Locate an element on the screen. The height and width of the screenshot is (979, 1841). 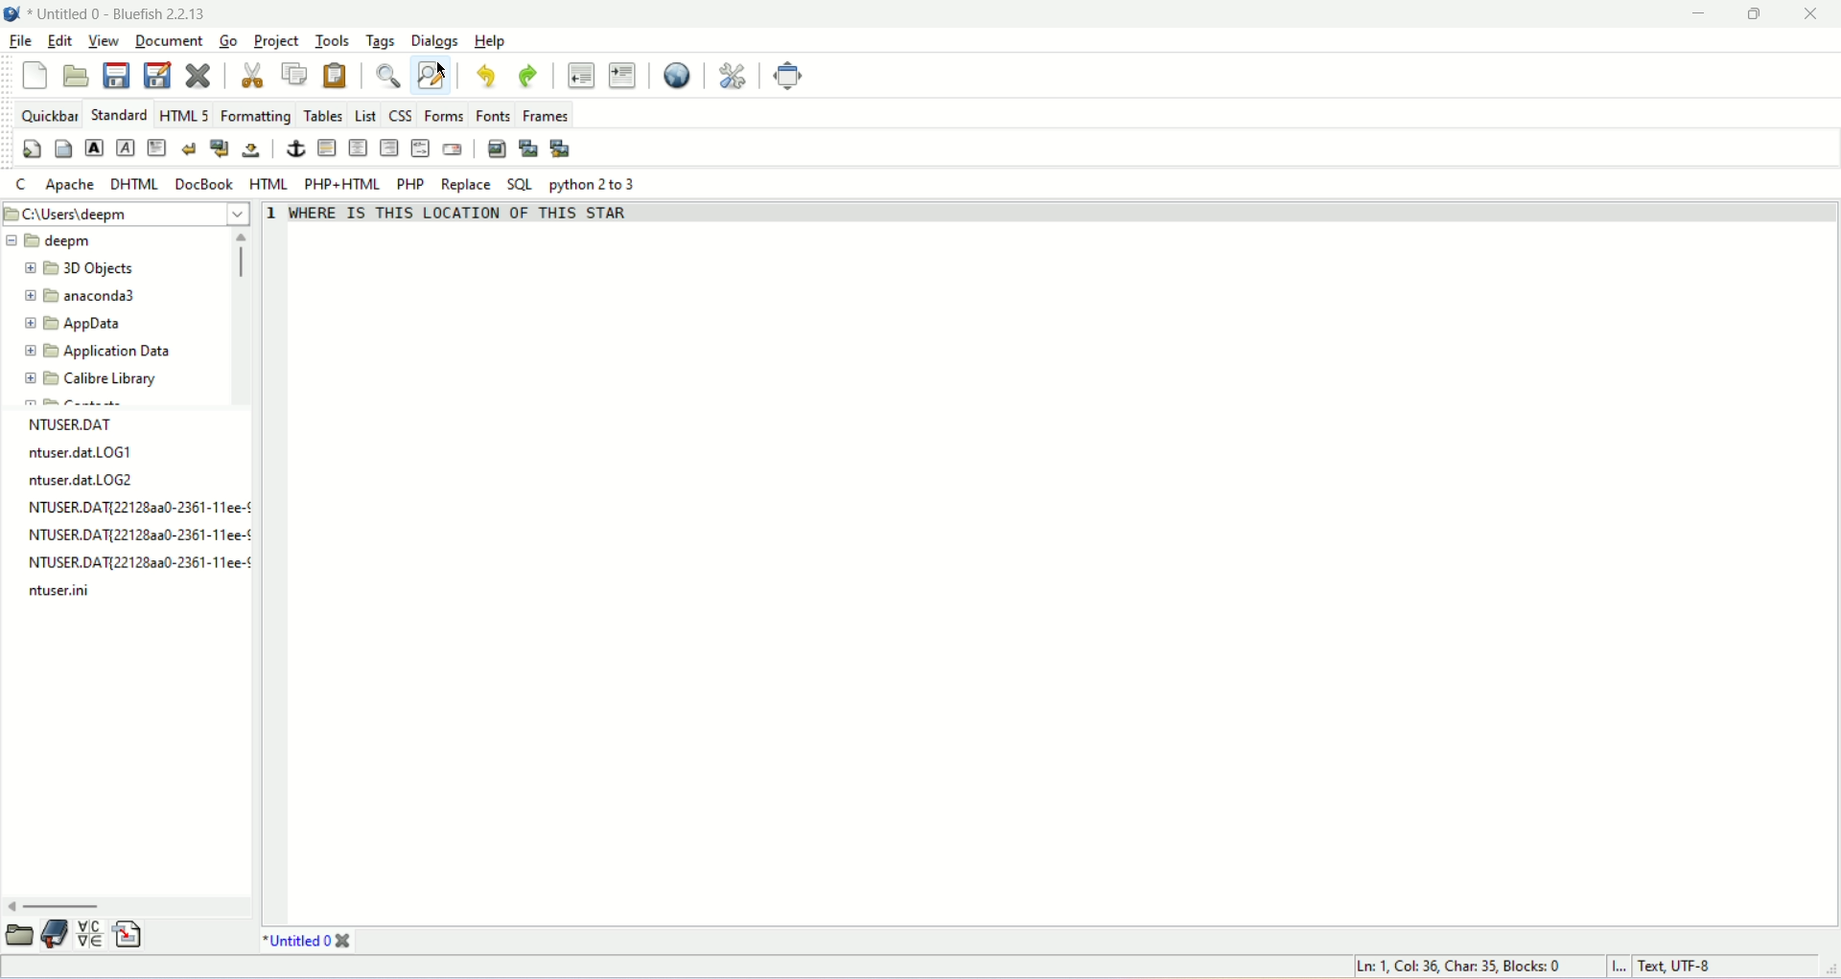
insert thumbnail is located at coordinates (530, 150).